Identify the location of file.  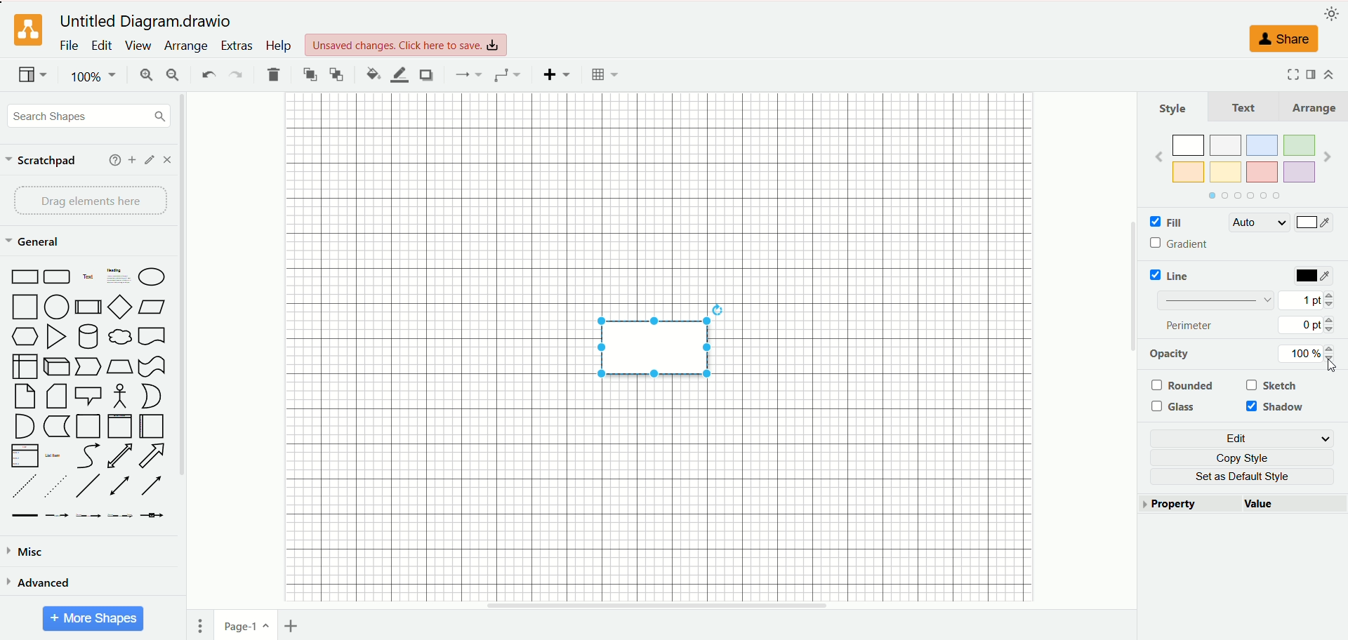
(70, 45).